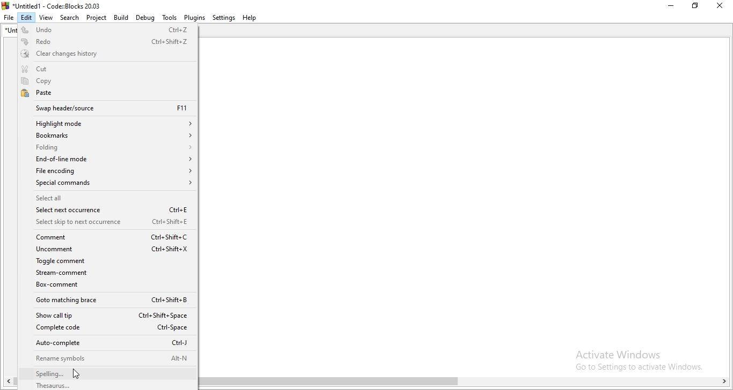  Describe the element at coordinates (110, 274) in the screenshot. I see `Stream-comment` at that location.